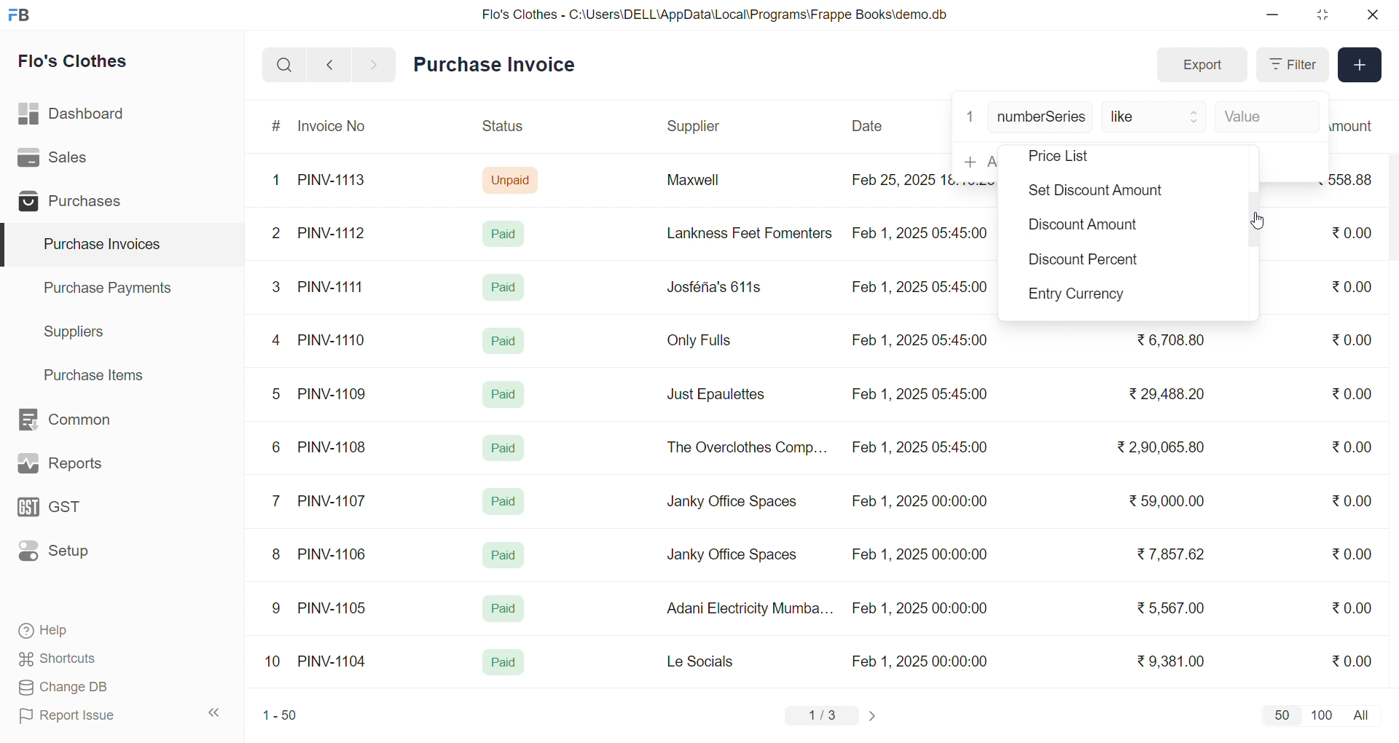 This screenshot has height=743, width=1399. I want to click on Unpaid, so click(512, 179).